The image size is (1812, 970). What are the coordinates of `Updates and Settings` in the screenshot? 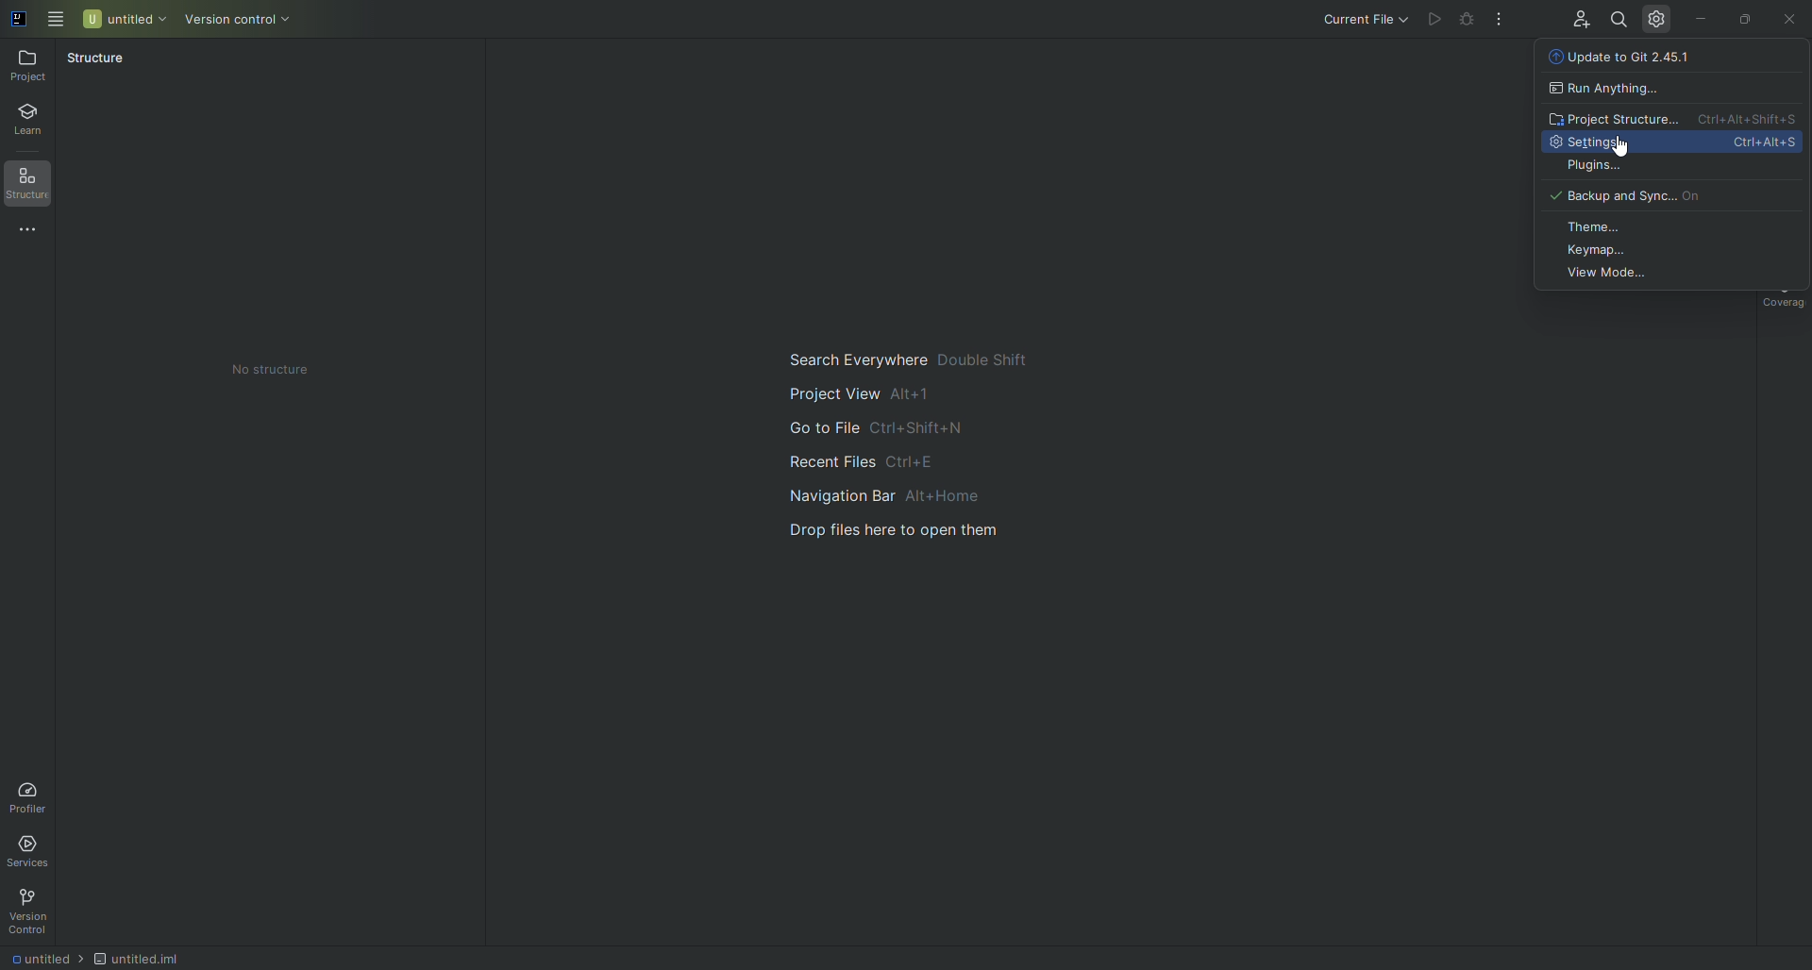 It's located at (1654, 21).